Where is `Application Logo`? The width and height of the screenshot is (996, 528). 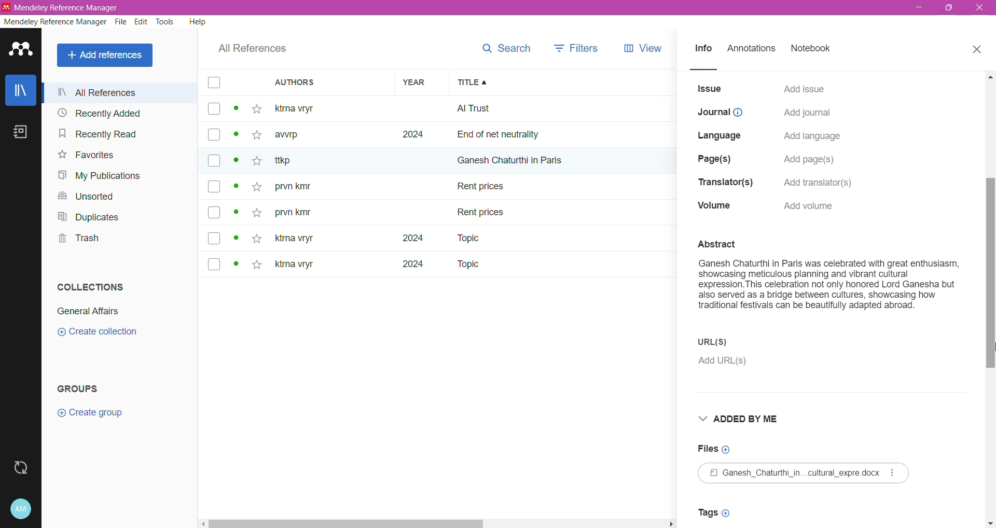
Application Logo is located at coordinates (21, 50).